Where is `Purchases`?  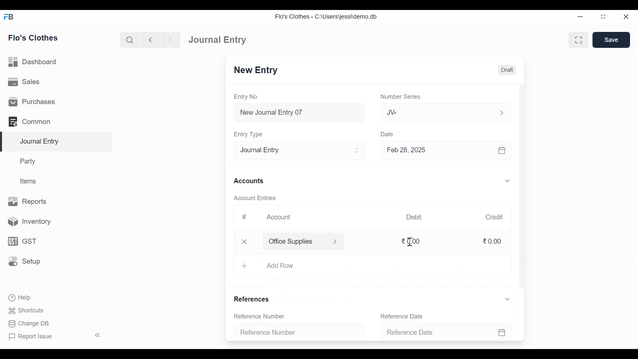 Purchases is located at coordinates (32, 101).